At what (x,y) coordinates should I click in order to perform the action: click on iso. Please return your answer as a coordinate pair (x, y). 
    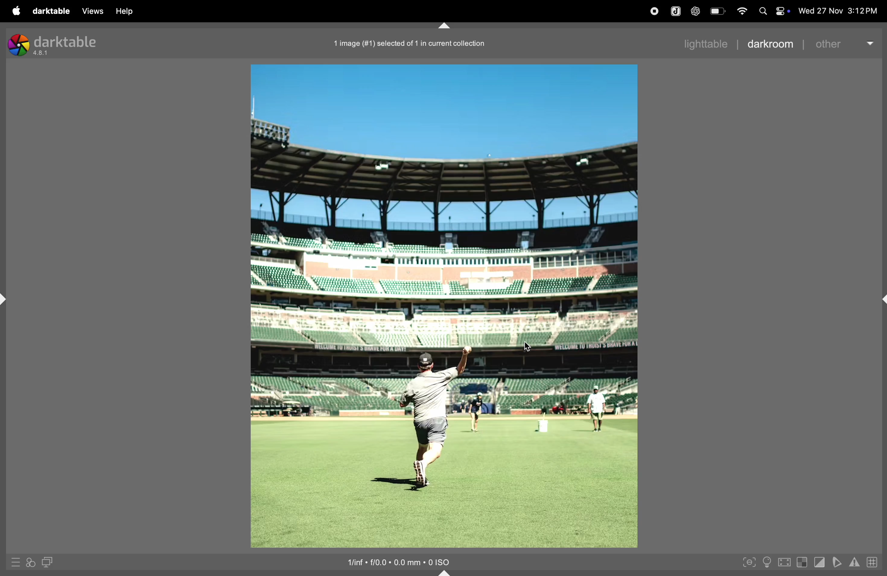
    Looking at the image, I should click on (403, 562).